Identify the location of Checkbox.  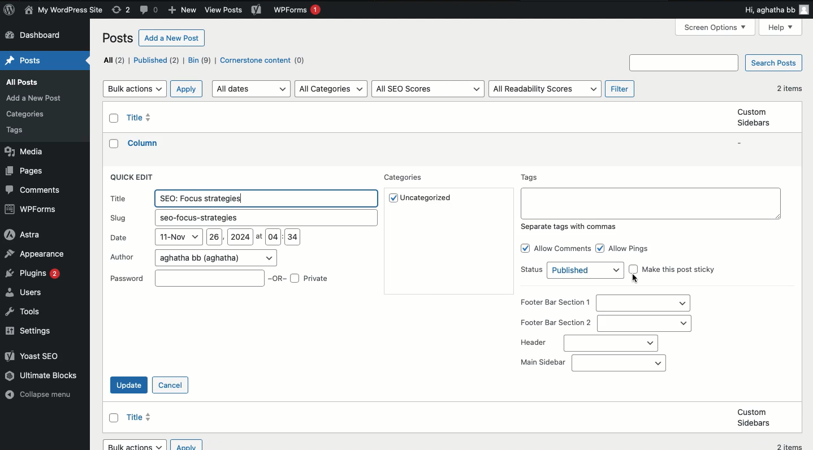
(524, 249).